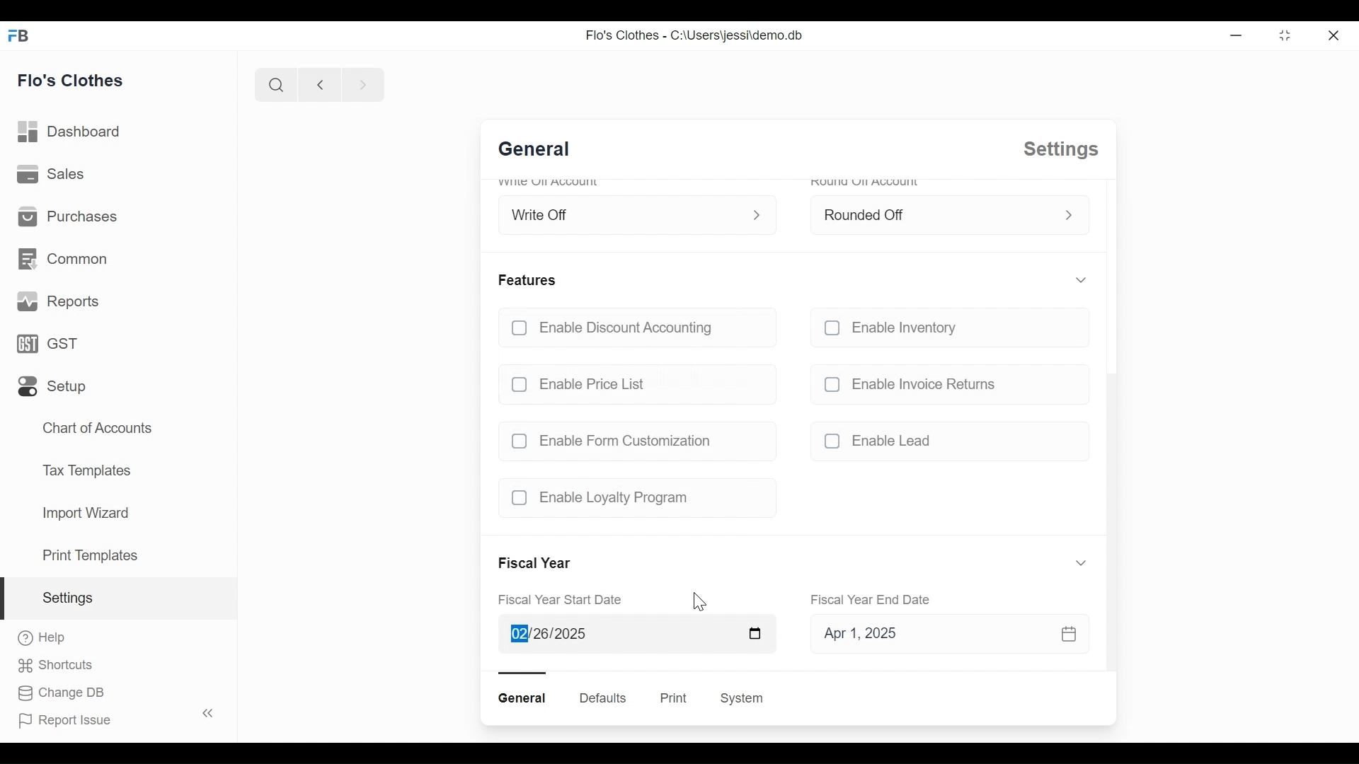  I want to click on Common, so click(65, 261).